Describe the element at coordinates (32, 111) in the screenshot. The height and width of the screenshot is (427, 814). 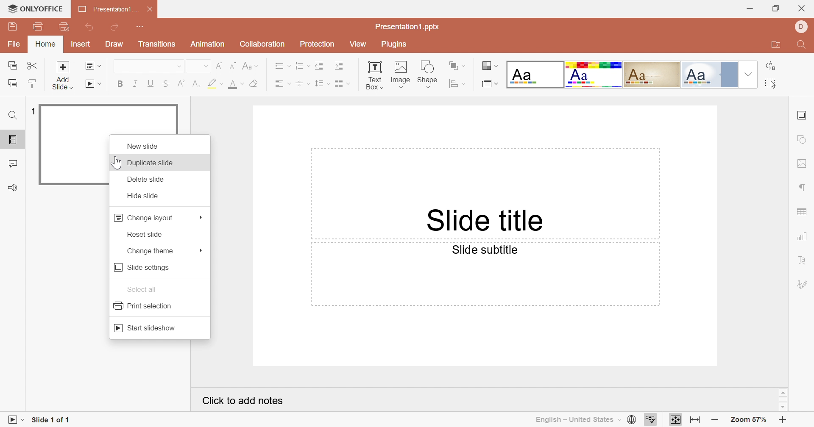
I see `1` at that location.